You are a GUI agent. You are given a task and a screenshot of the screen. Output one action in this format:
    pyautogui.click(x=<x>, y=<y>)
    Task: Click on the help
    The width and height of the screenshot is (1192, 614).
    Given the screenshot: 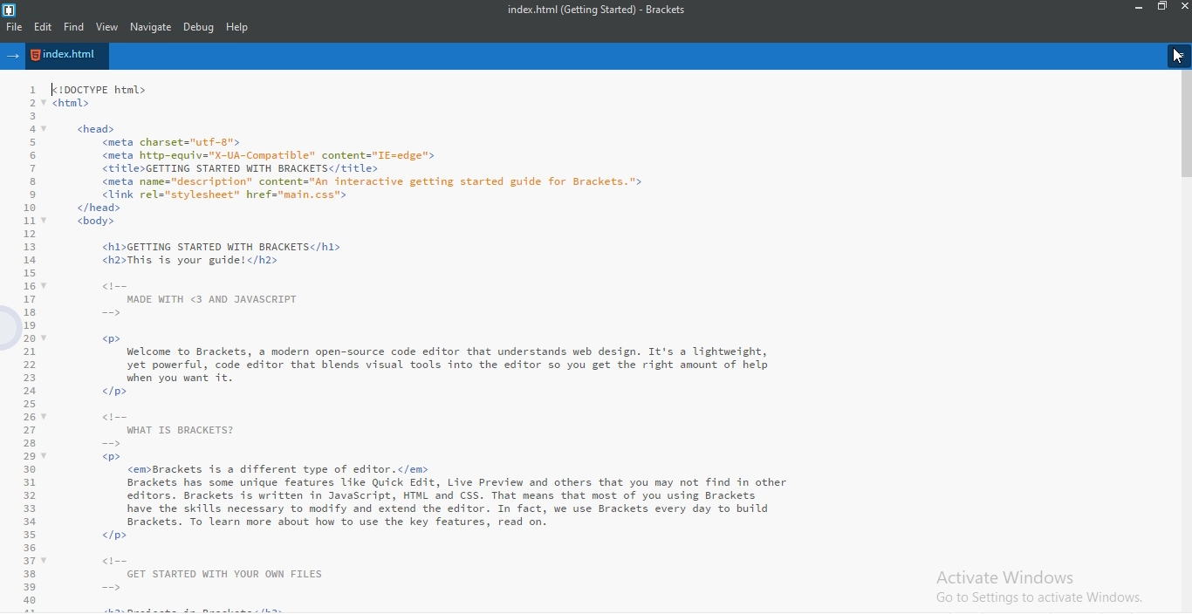 What is the action you would take?
    pyautogui.click(x=238, y=28)
    